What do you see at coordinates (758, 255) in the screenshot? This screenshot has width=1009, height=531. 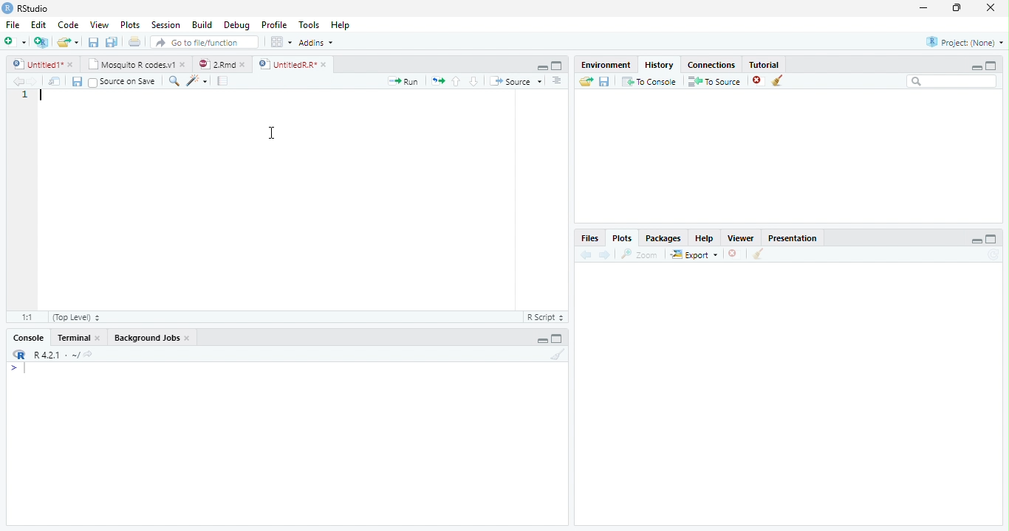 I see `clear` at bounding box center [758, 255].